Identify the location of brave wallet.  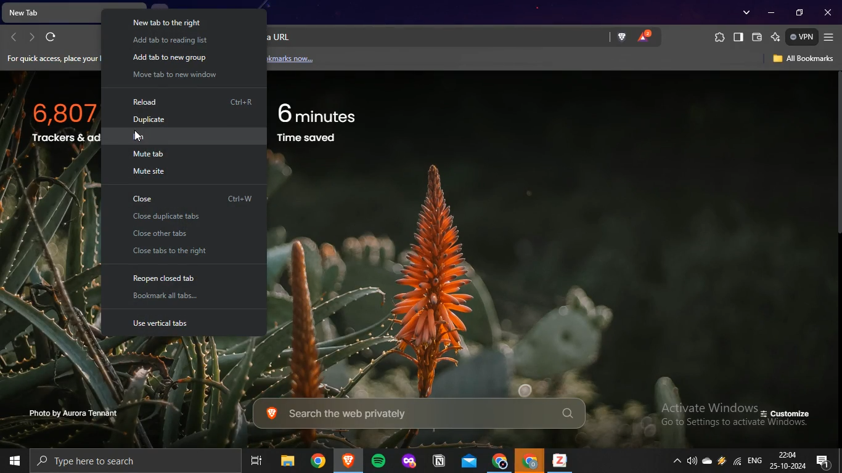
(757, 36).